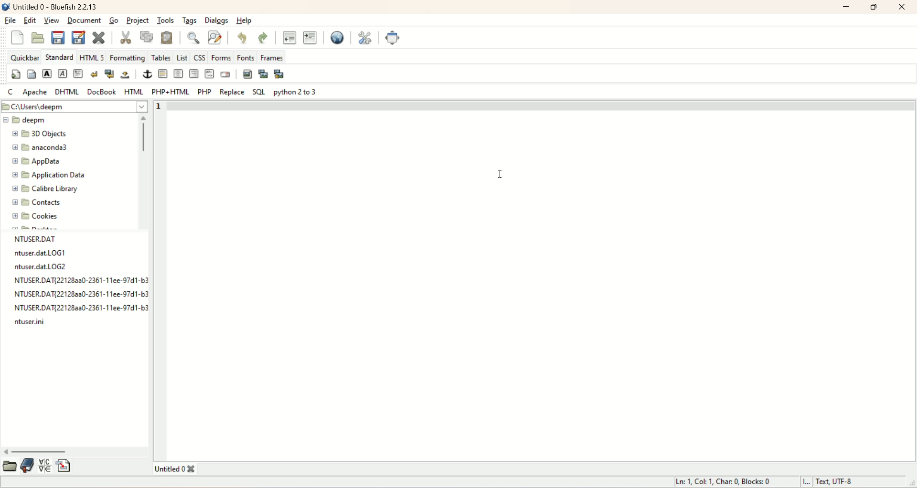 The height and width of the screenshot is (488, 917). What do you see at coordinates (103, 92) in the screenshot?
I see `docbook` at bounding box center [103, 92].